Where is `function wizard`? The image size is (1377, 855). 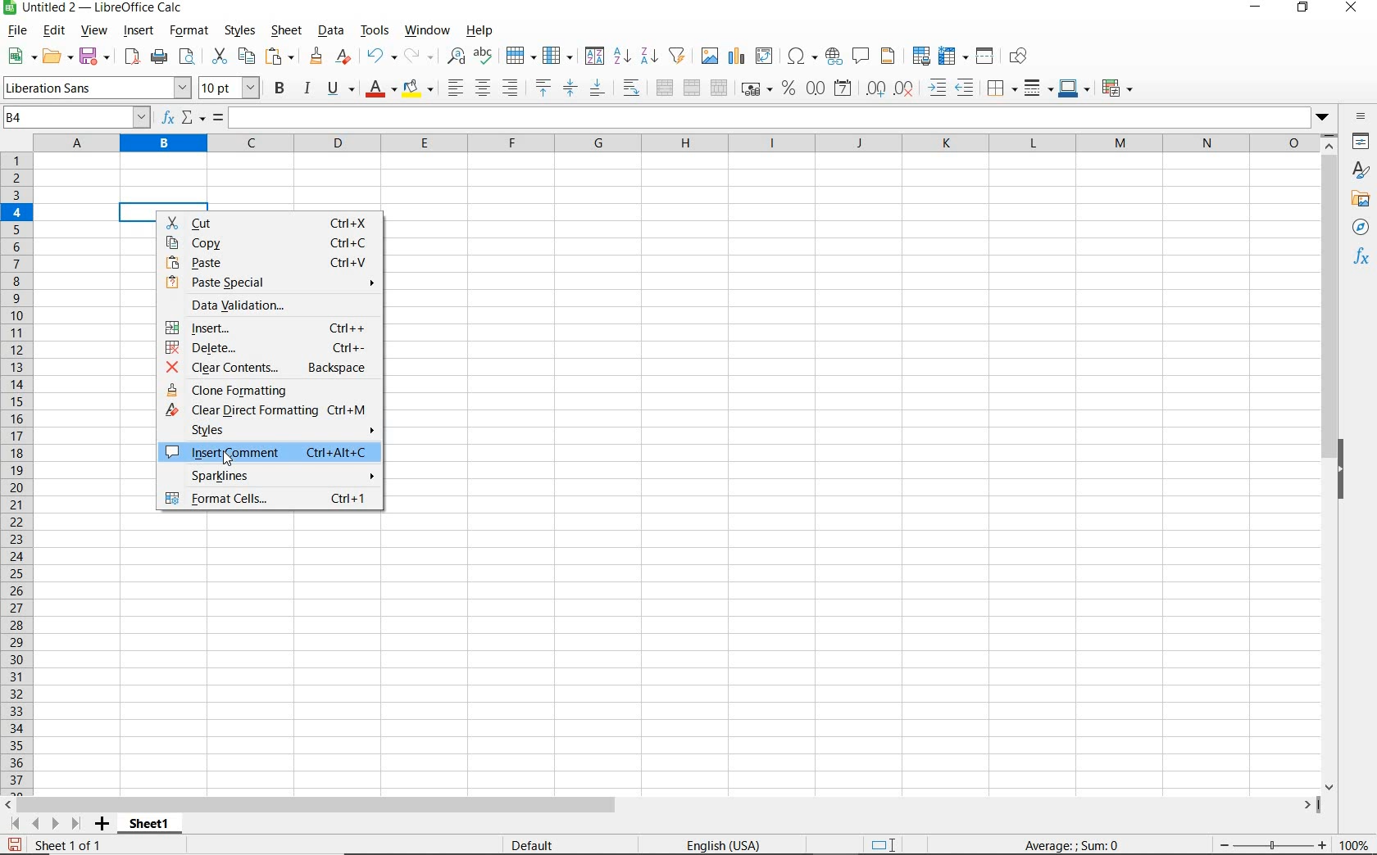
function wizard is located at coordinates (167, 118).